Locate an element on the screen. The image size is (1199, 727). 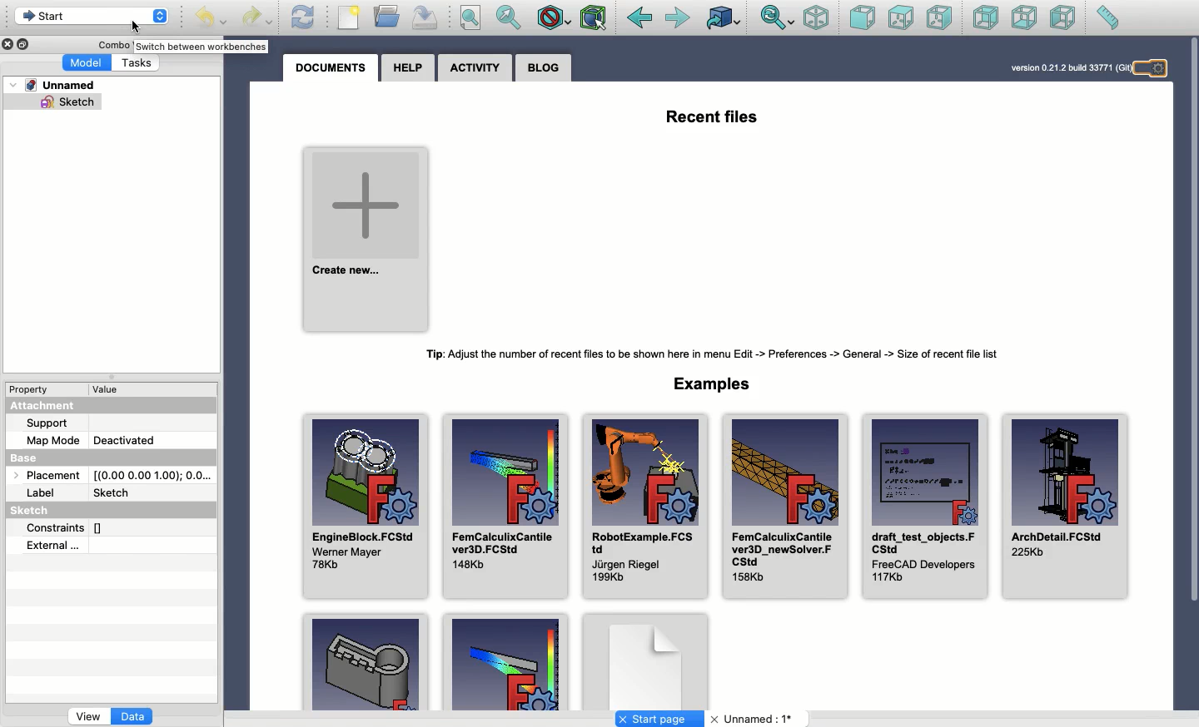
FemCalculixCantile is located at coordinates (506, 507).